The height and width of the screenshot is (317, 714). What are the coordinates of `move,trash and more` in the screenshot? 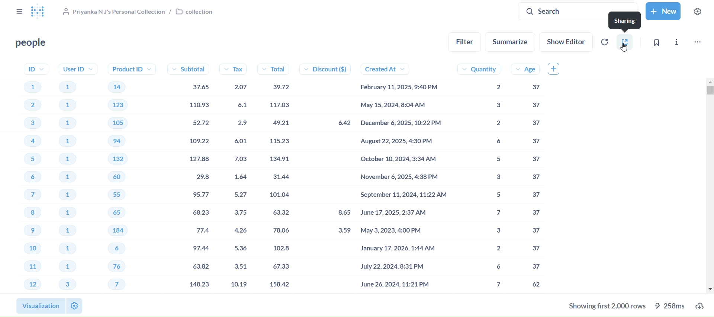 It's located at (698, 43).